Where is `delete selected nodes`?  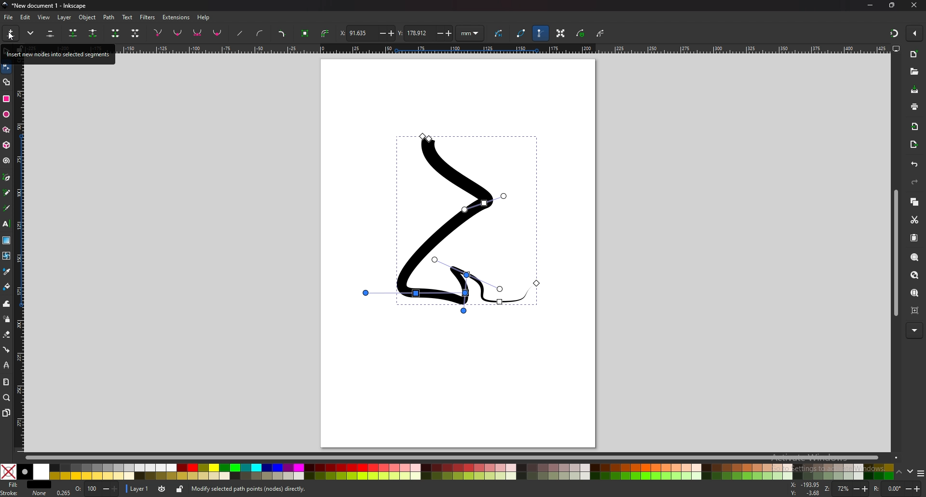 delete selected nodes is located at coordinates (51, 34).